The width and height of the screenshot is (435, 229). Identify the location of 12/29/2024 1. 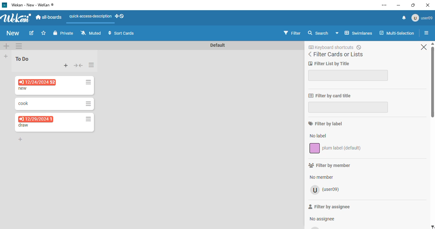
(35, 118).